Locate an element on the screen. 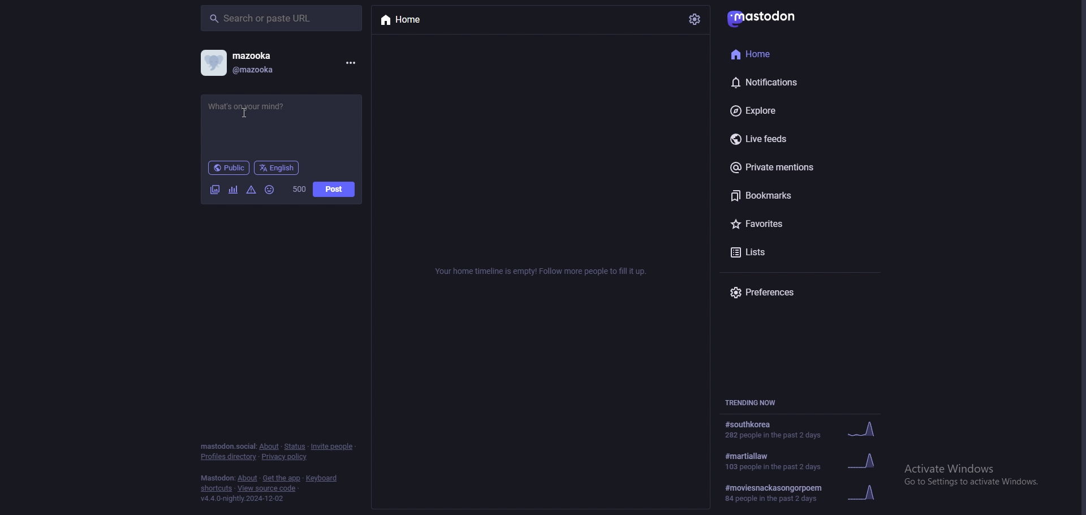 This screenshot has height=515, width=1086. keyboard is located at coordinates (324, 478).